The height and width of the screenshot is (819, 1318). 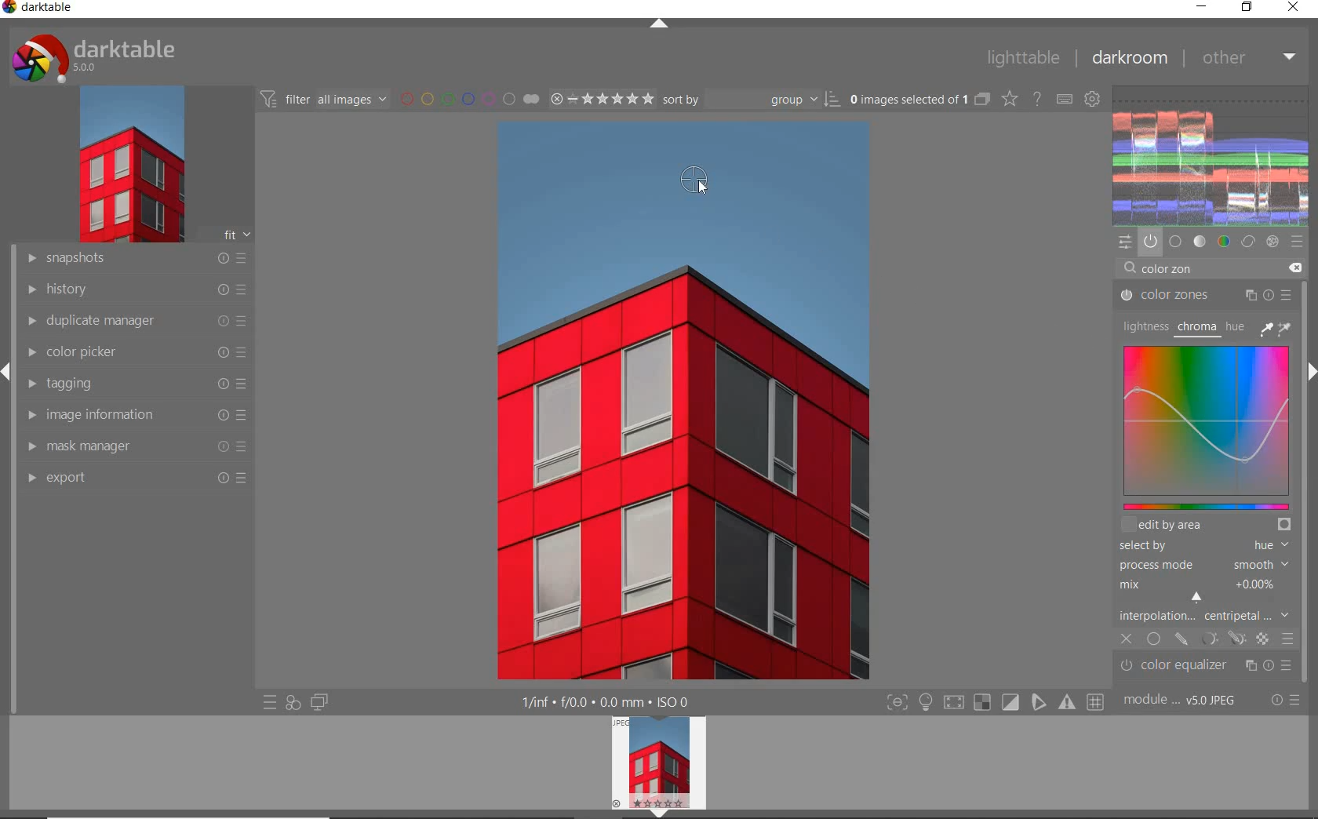 What do you see at coordinates (270, 704) in the screenshot?
I see `quick access to presets` at bounding box center [270, 704].